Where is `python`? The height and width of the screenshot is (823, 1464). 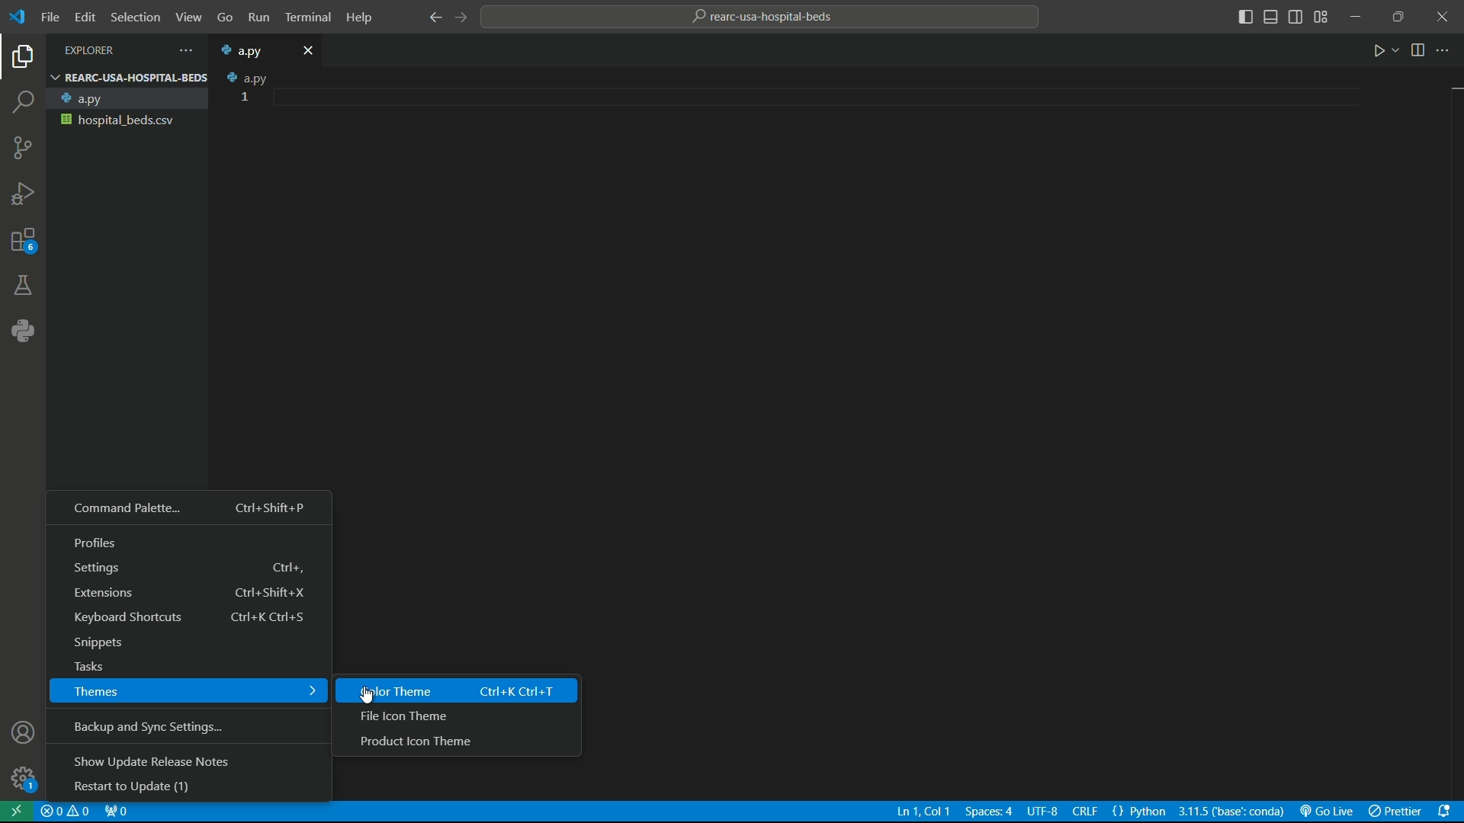 python is located at coordinates (21, 332).